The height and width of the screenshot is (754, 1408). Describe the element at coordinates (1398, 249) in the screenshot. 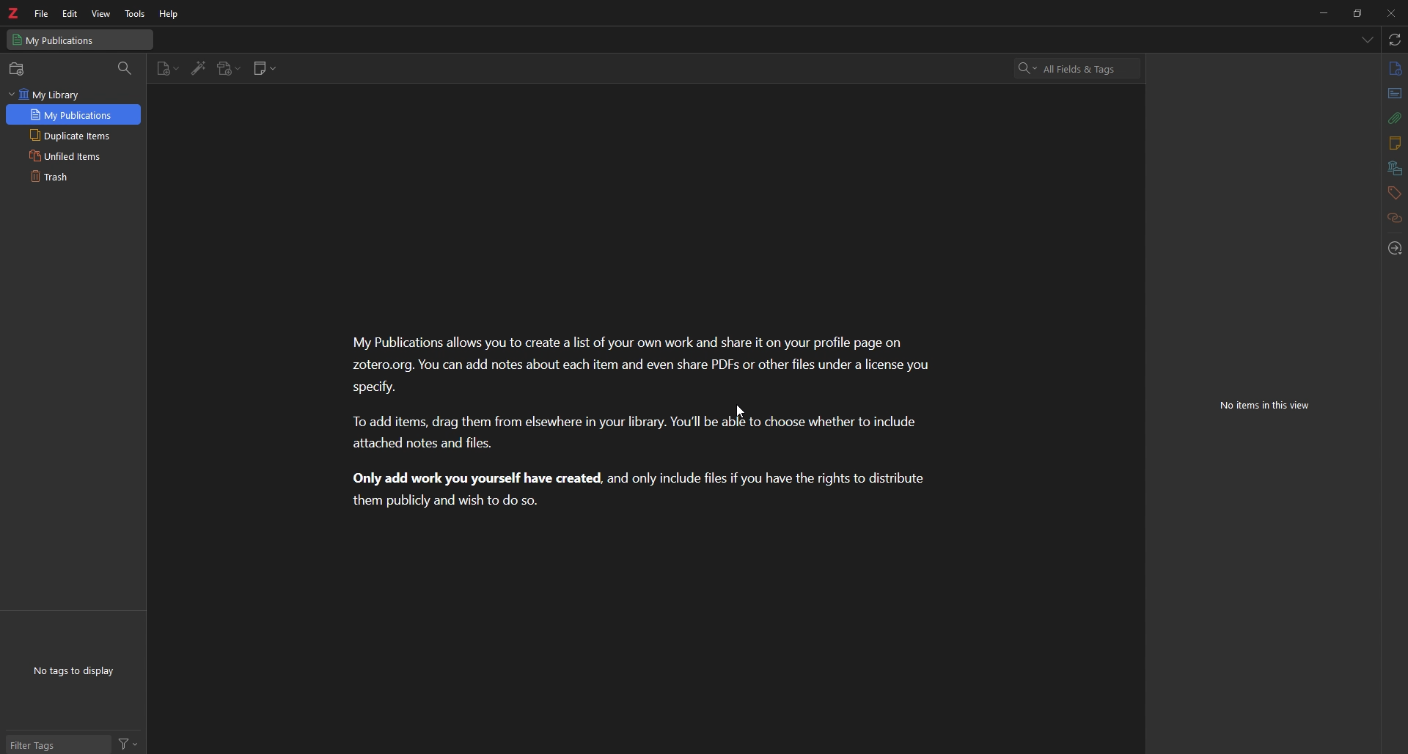

I see `Locate` at that location.